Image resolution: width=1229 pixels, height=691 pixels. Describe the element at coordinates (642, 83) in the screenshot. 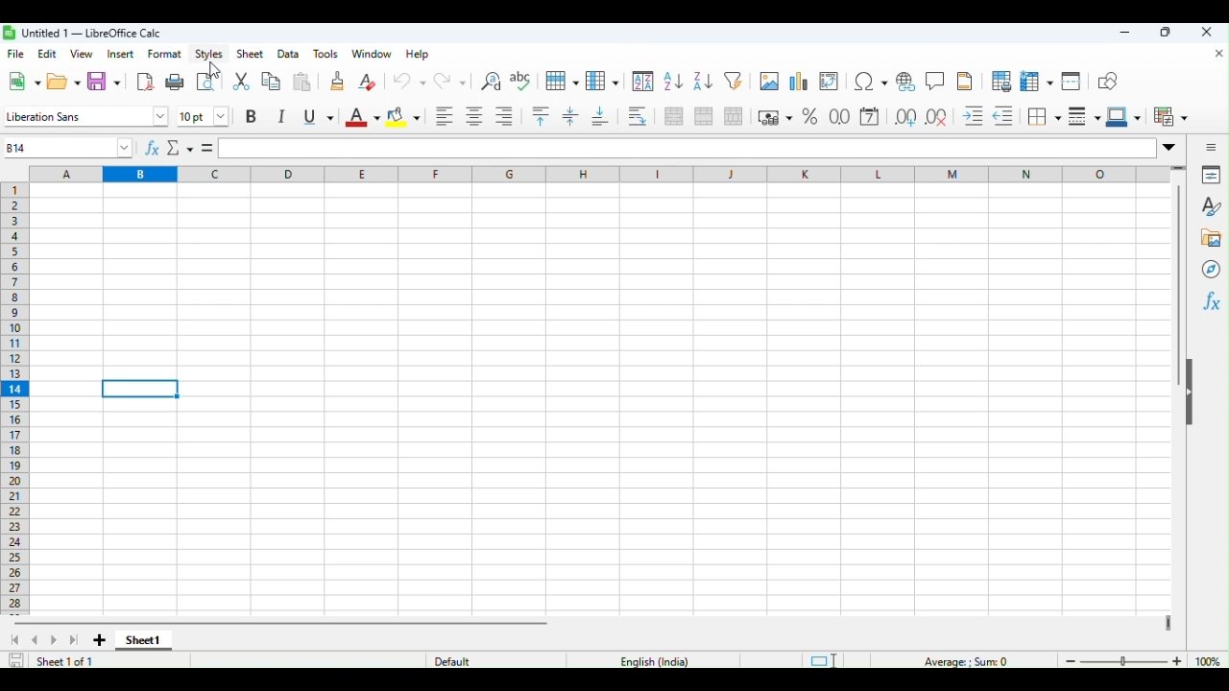

I see `Sort ` at that location.